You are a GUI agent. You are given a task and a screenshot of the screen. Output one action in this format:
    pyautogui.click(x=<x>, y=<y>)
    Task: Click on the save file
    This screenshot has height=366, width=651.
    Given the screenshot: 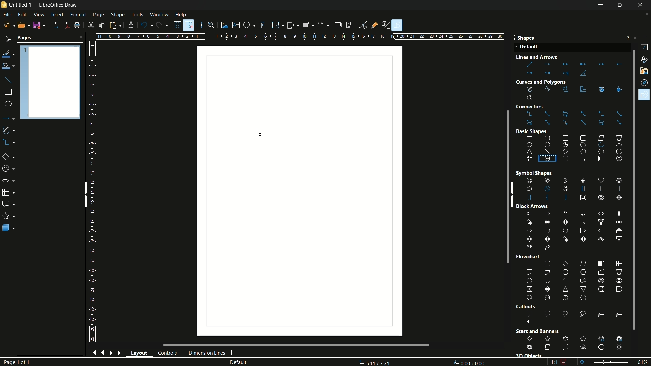 What is the action you would take?
    pyautogui.click(x=39, y=25)
    